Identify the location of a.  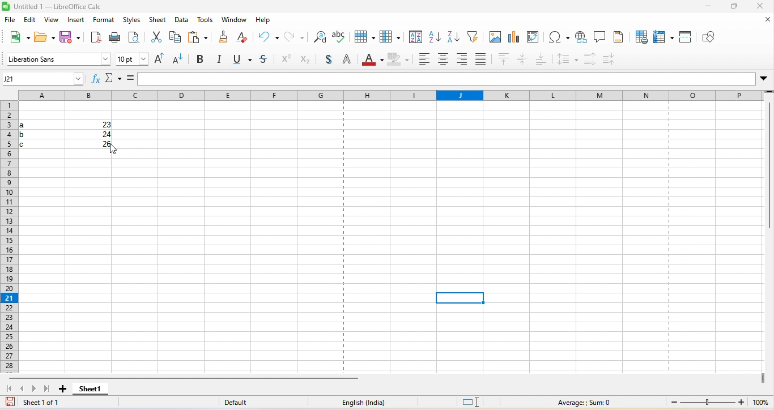
(29, 123).